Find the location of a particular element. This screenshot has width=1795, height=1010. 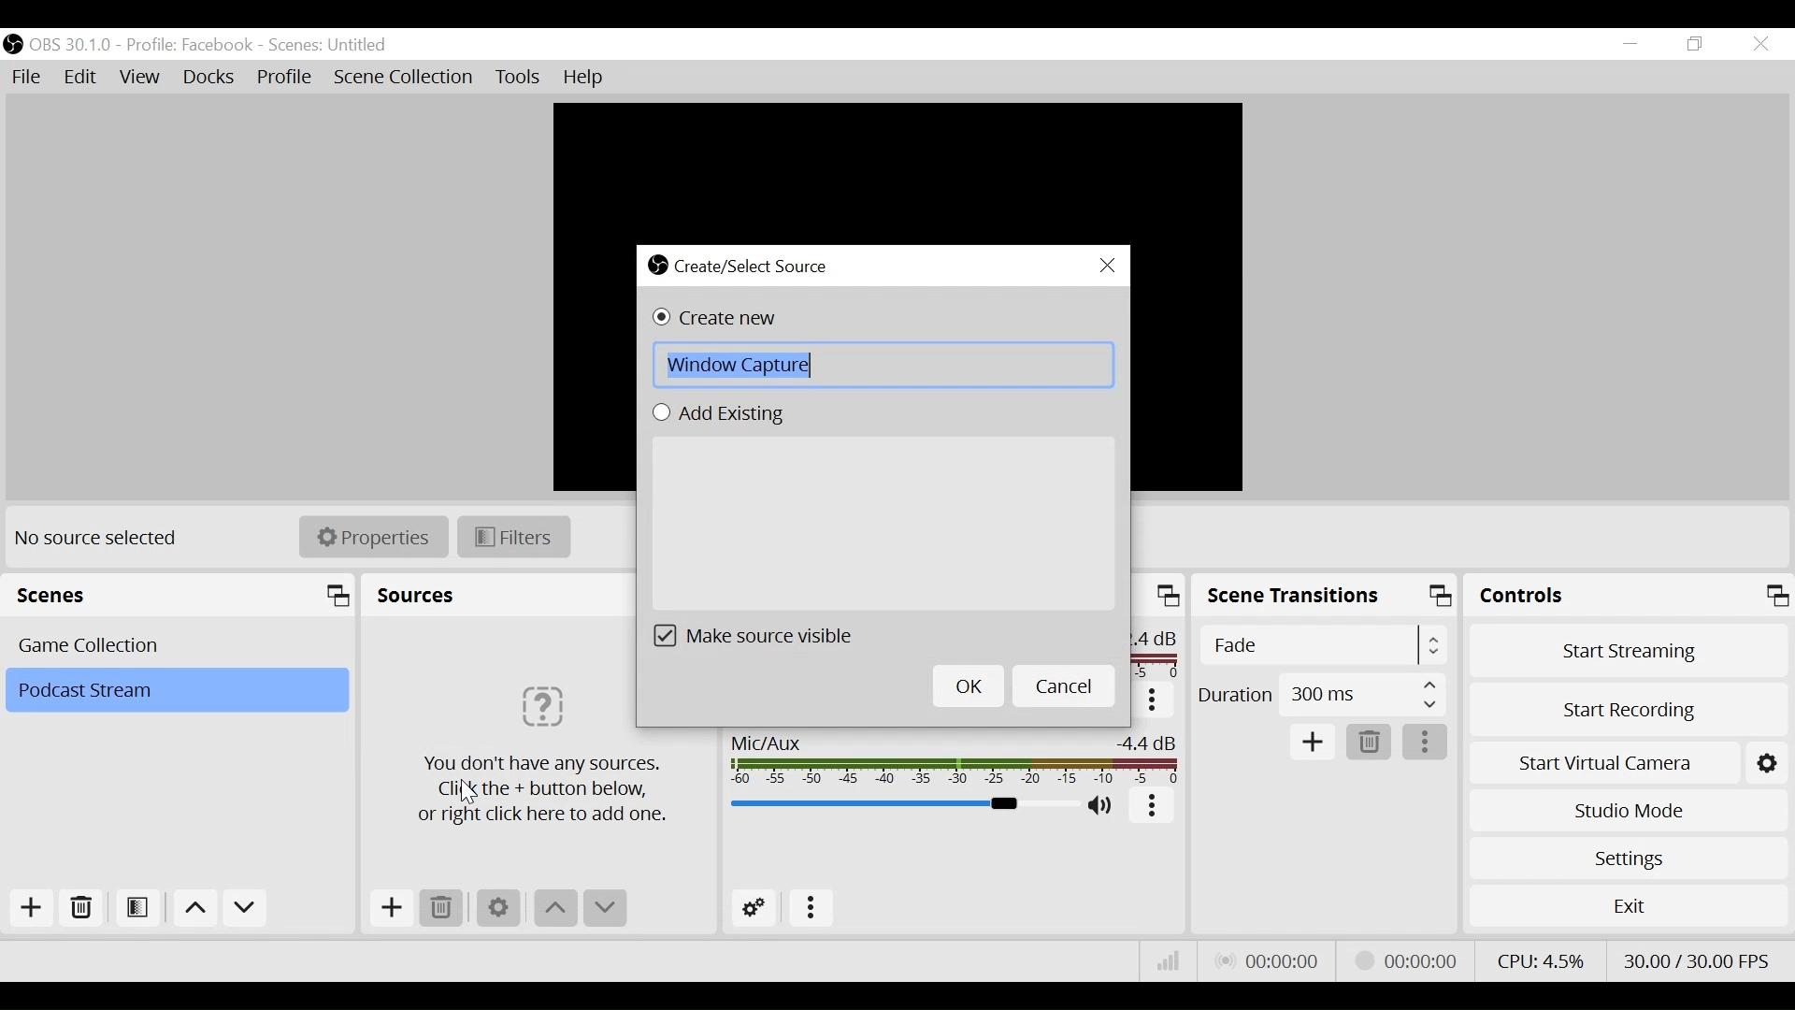

Maximize is located at coordinates (1163, 599).